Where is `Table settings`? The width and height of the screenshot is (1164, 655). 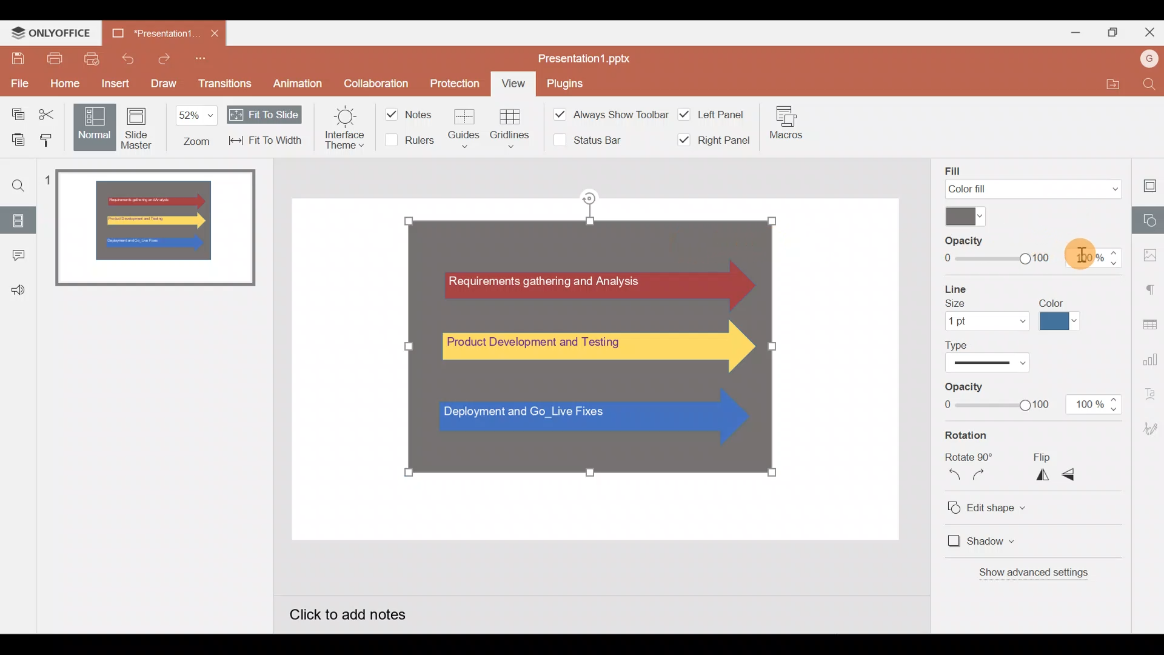
Table settings is located at coordinates (1149, 321).